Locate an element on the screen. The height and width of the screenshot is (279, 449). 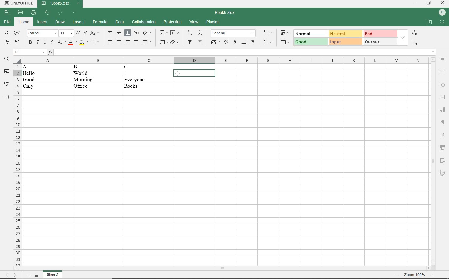
change decimal is located at coordinates (249, 42).